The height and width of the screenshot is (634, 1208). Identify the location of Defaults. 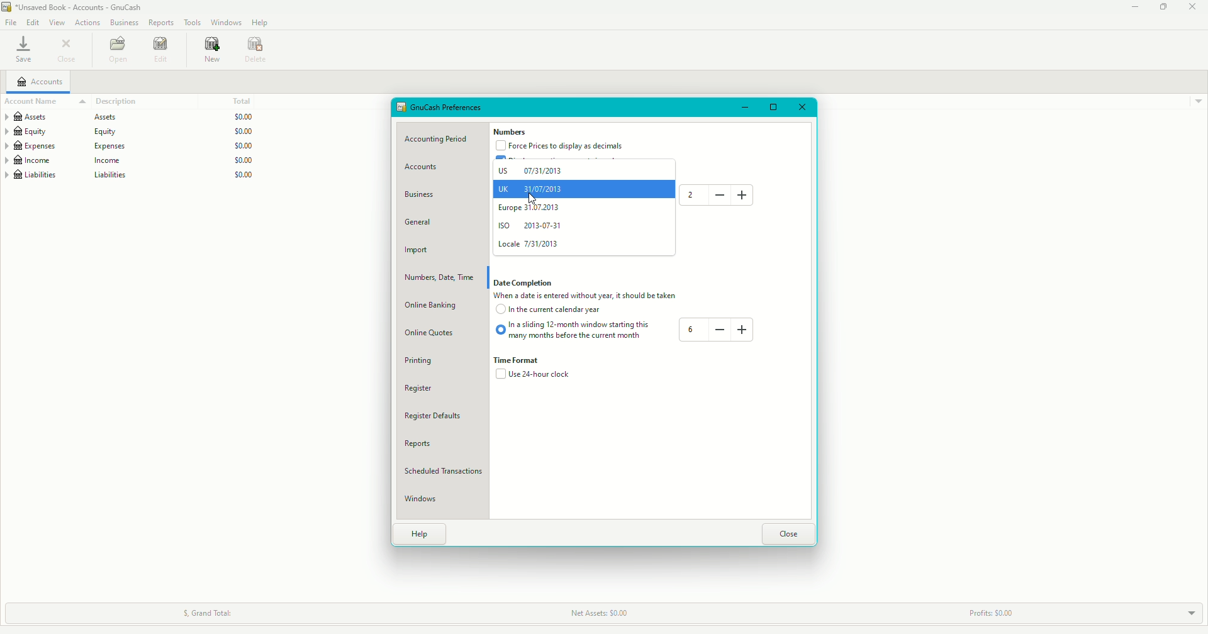
(442, 416).